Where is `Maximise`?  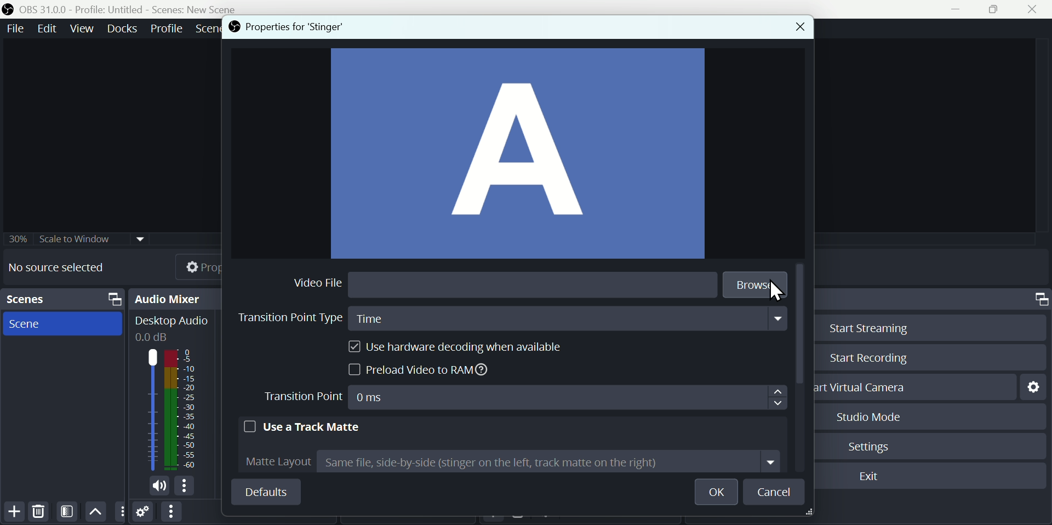 Maximise is located at coordinates (998, 10).